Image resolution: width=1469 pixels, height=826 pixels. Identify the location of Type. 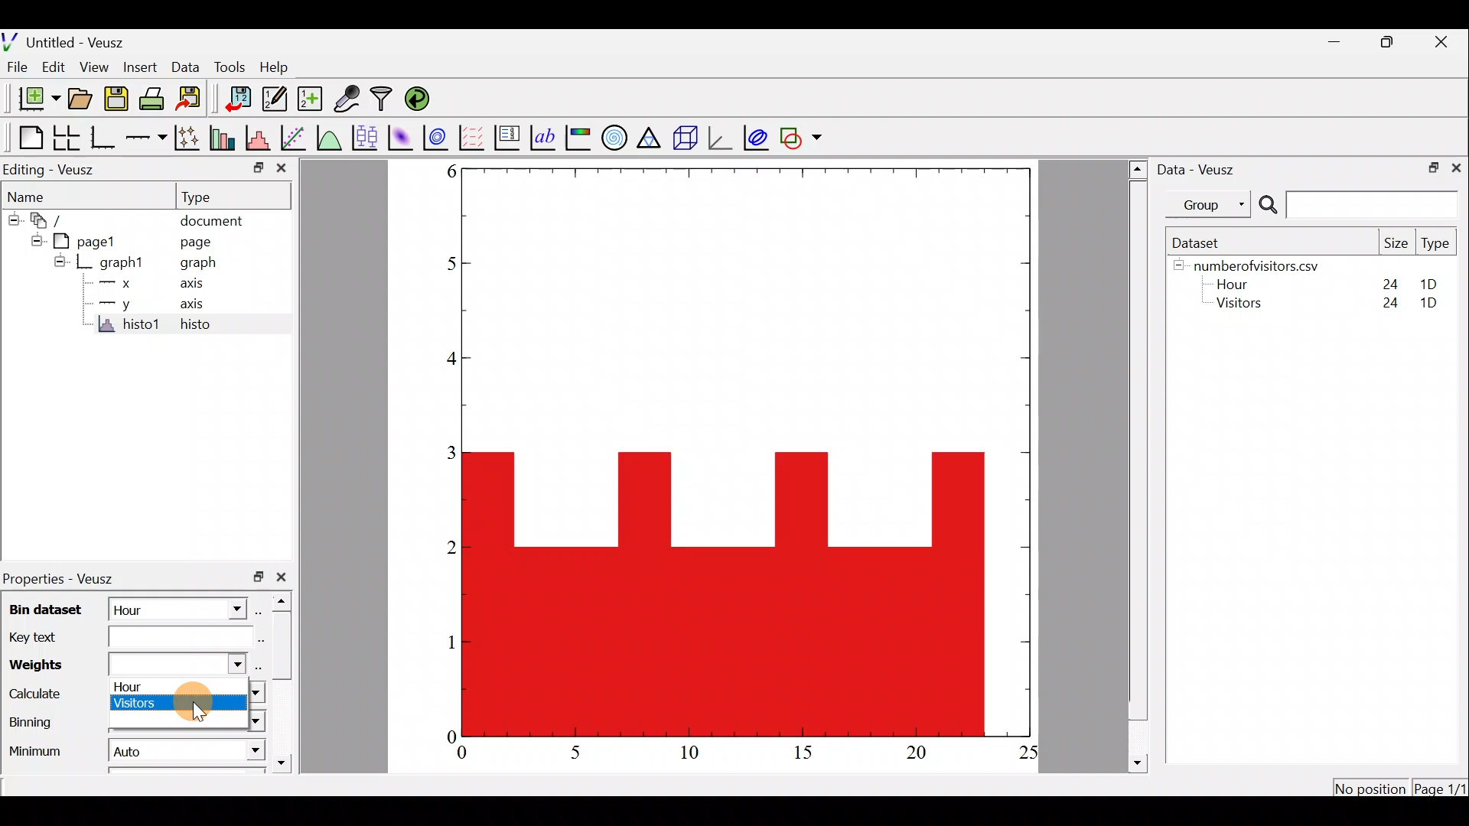
(1435, 242).